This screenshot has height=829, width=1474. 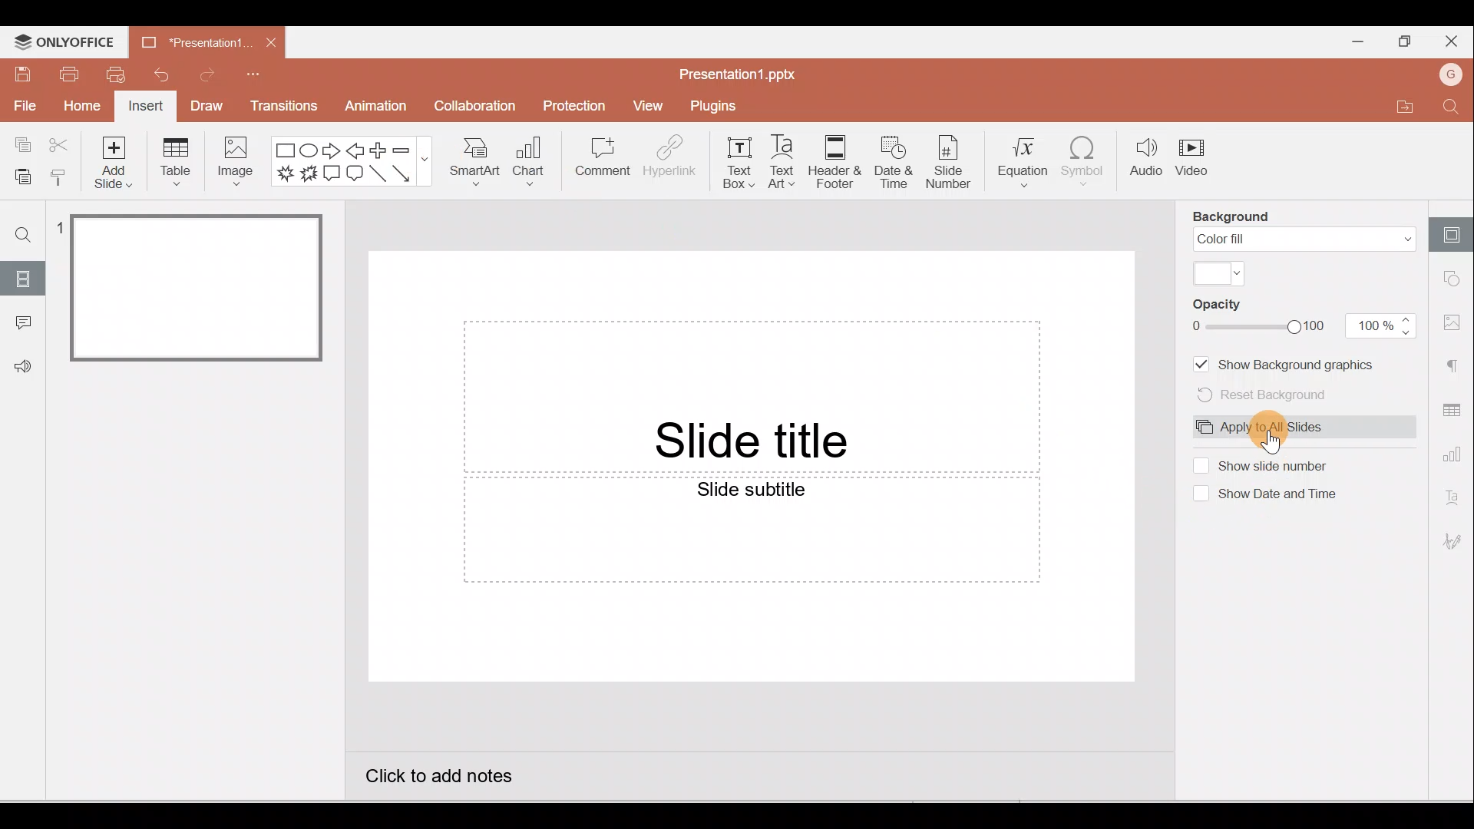 What do you see at coordinates (1234, 216) in the screenshot?
I see `Background` at bounding box center [1234, 216].